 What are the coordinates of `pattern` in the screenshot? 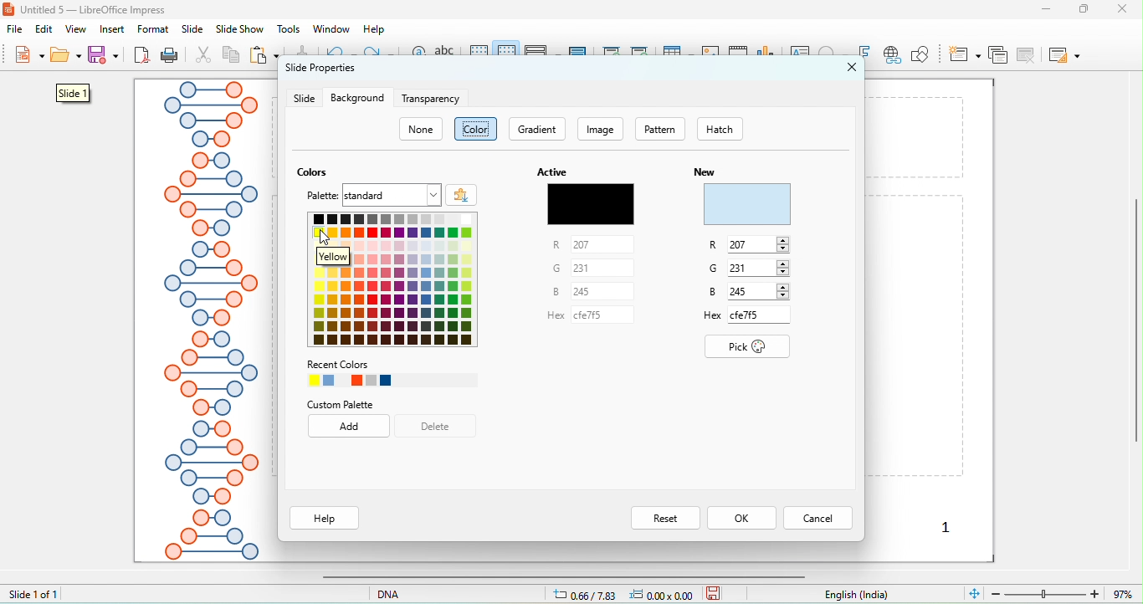 It's located at (660, 130).